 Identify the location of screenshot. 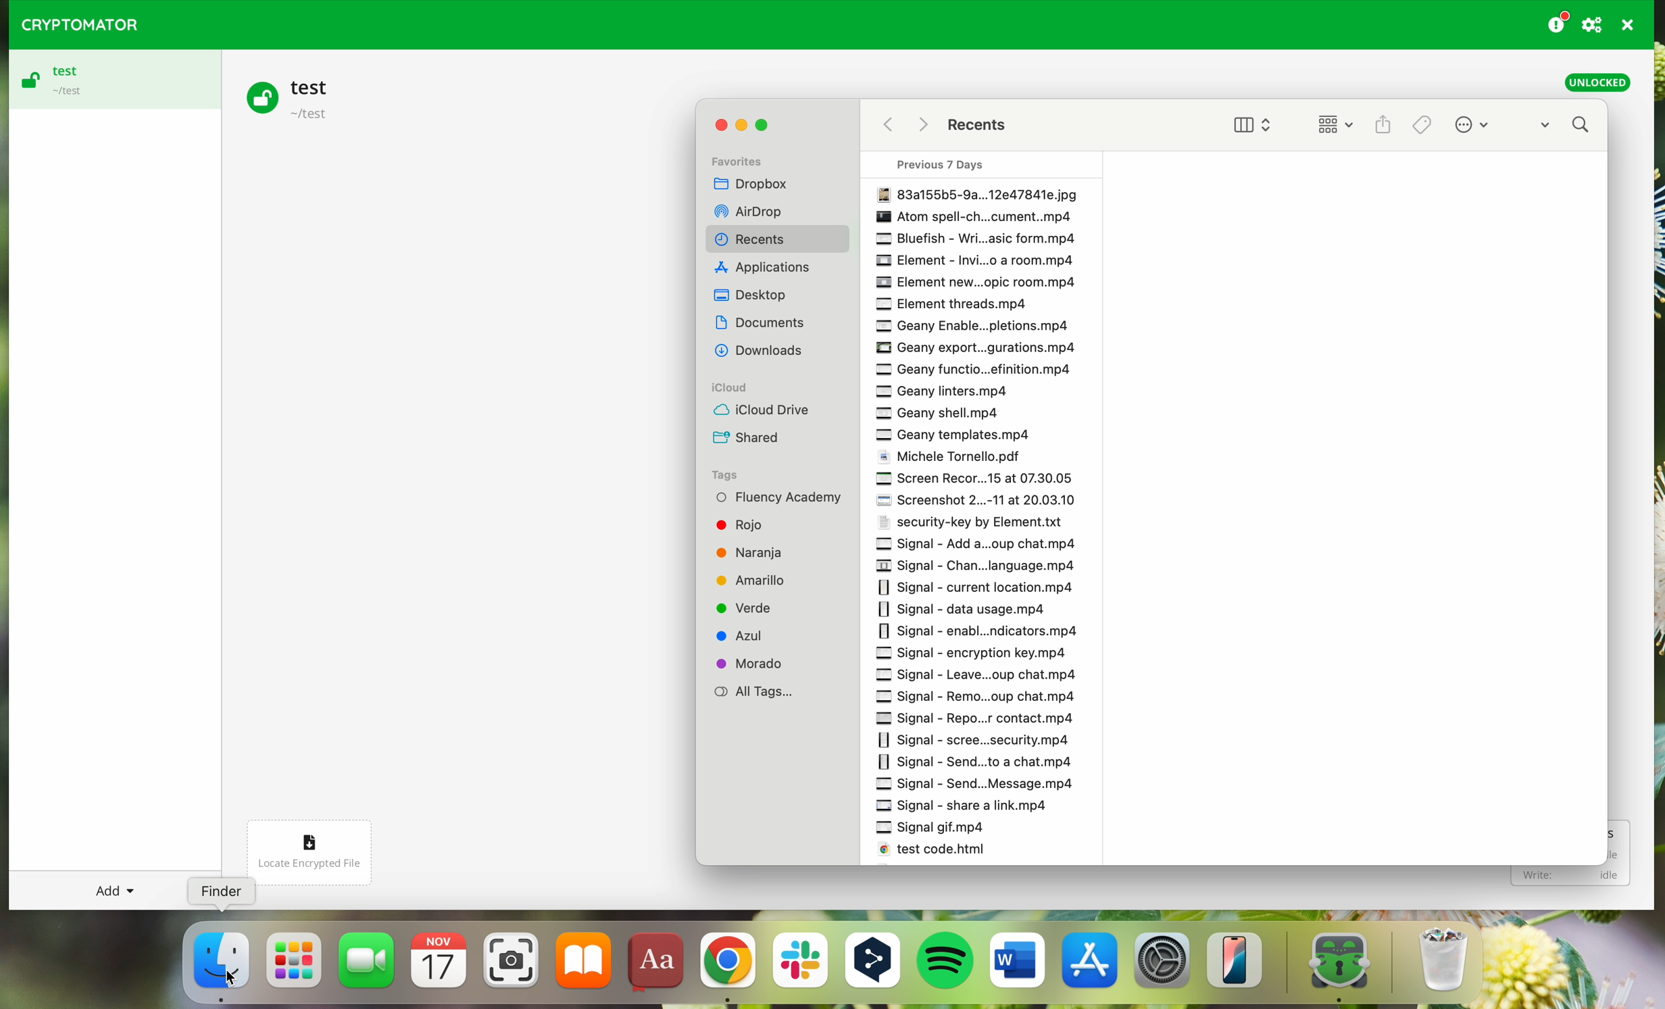
(511, 966).